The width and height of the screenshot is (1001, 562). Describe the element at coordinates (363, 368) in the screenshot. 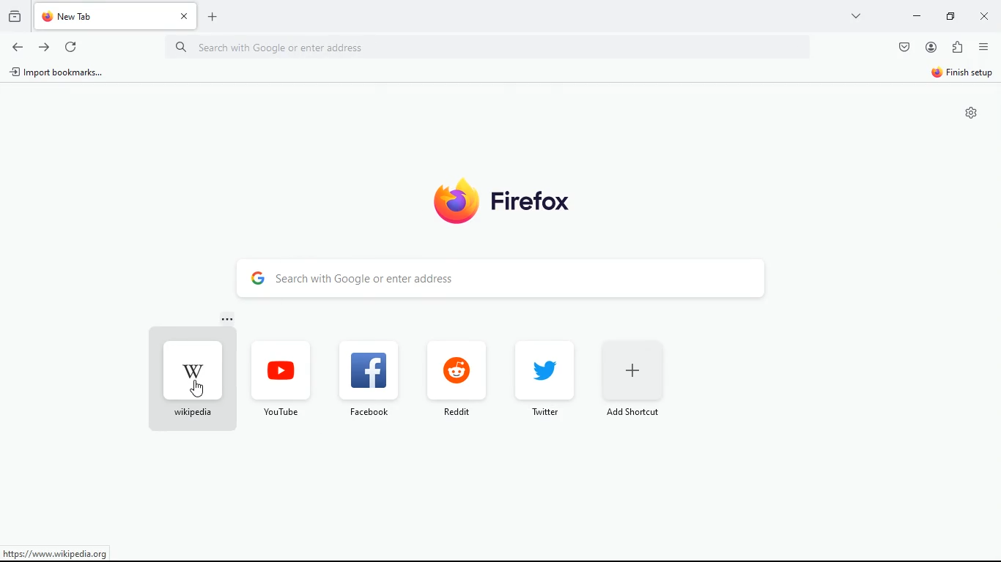

I see `facebook logo` at that location.